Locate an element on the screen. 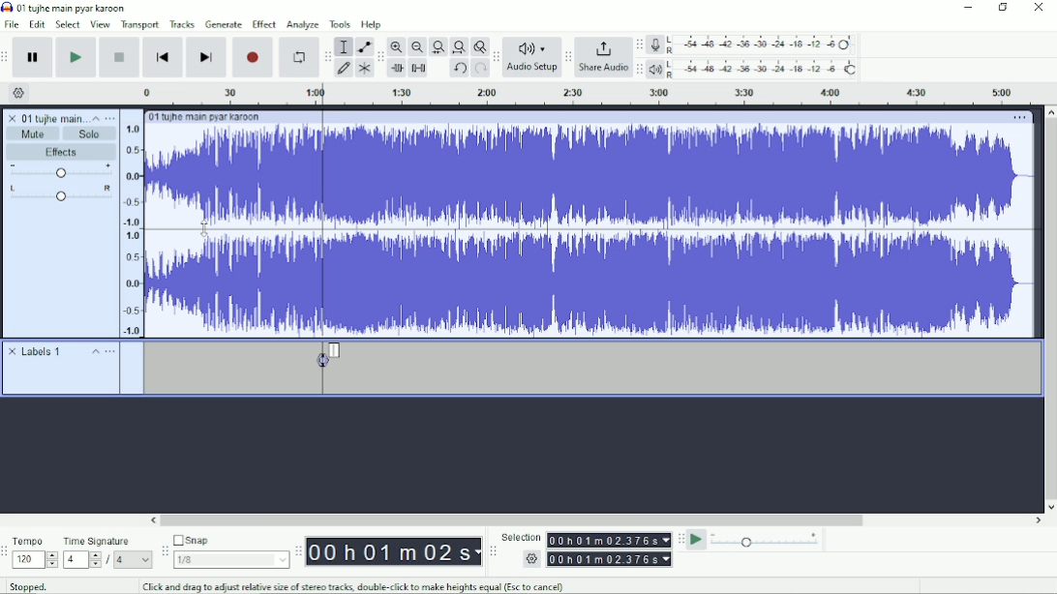  Generate is located at coordinates (224, 24).